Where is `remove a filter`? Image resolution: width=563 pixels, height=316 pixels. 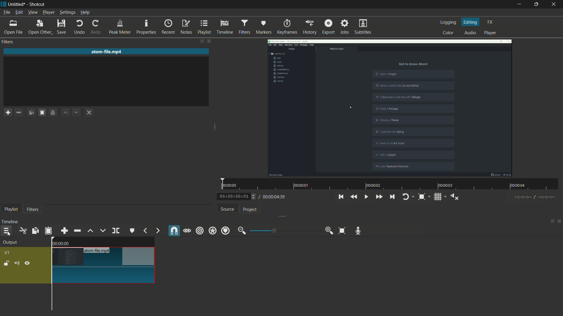
remove a filter is located at coordinates (19, 112).